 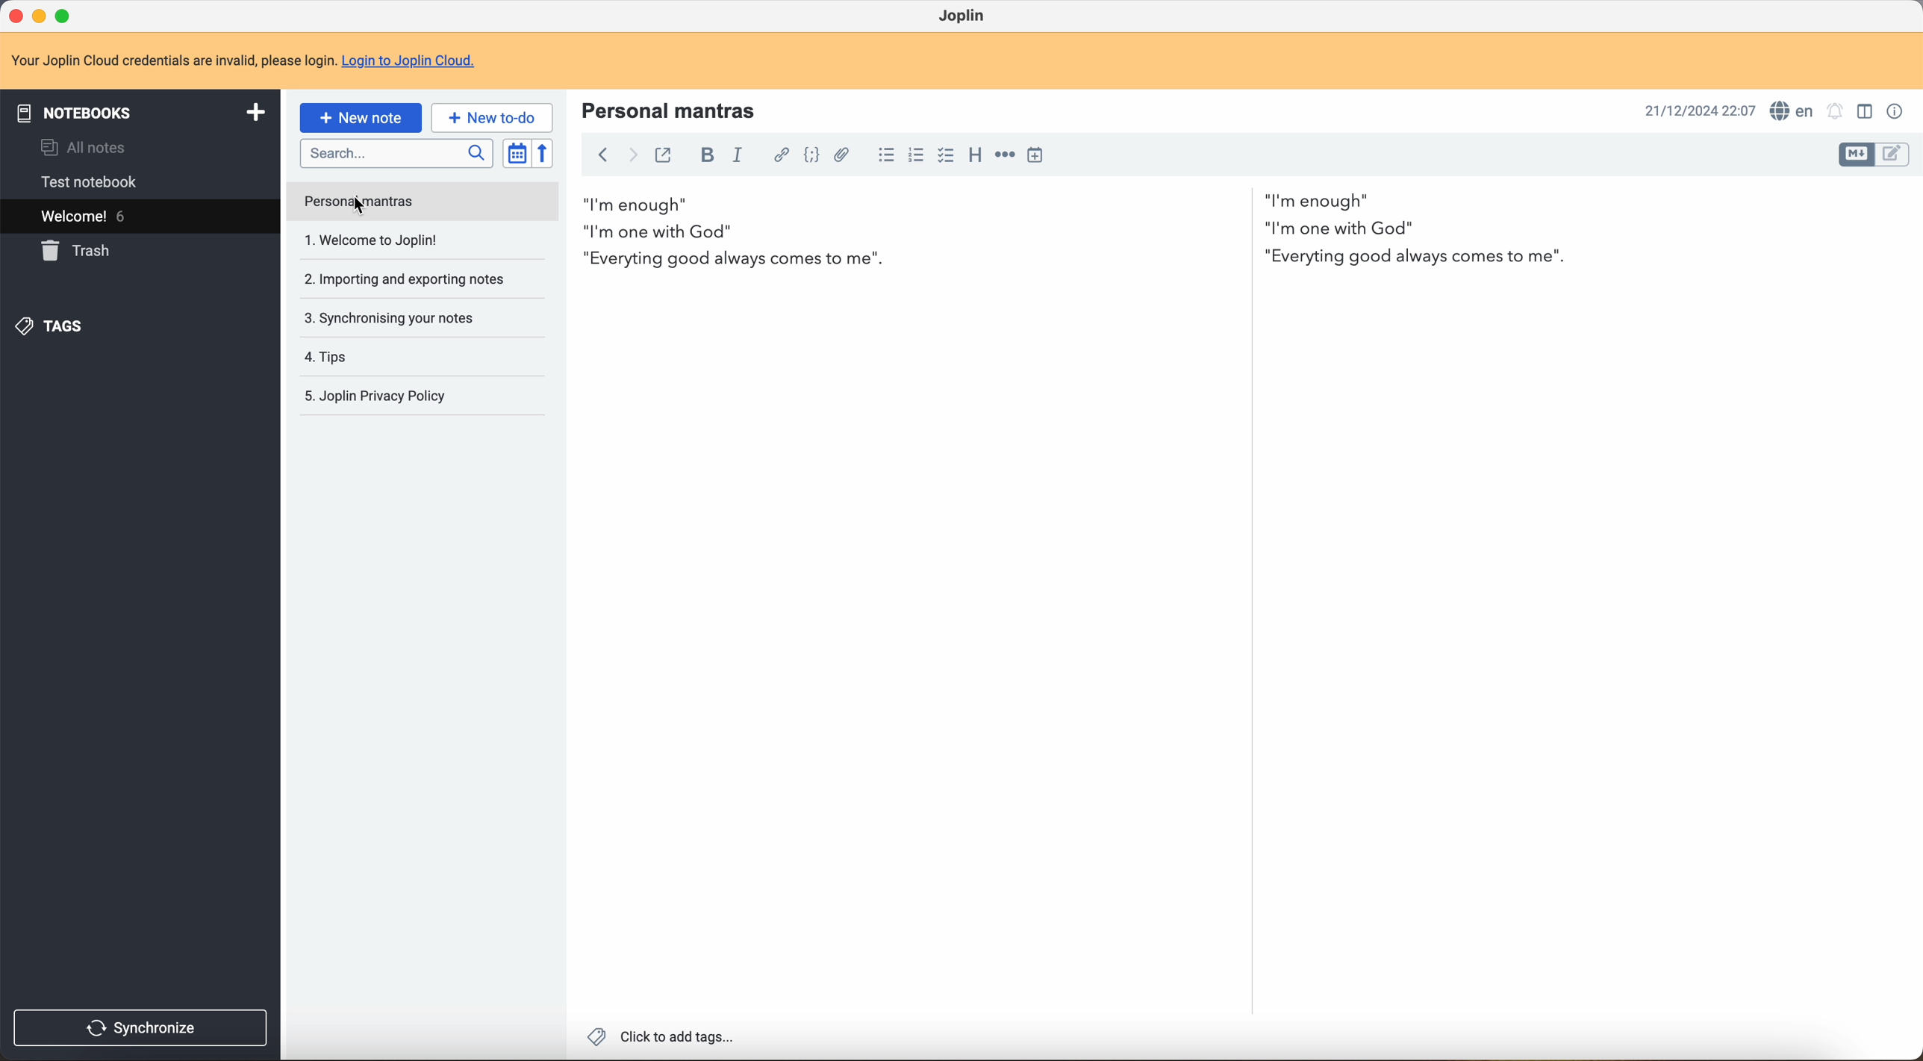 What do you see at coordinates (393, 243) in the screenshot?
I see `welcome to Joplin note` at bounding box center [393, 243].